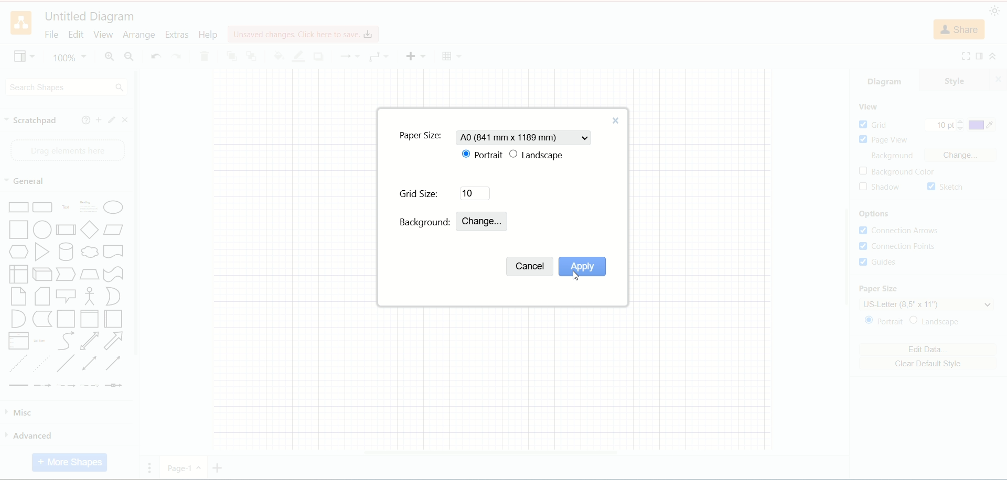  I want to click on view, so click(23, 58).